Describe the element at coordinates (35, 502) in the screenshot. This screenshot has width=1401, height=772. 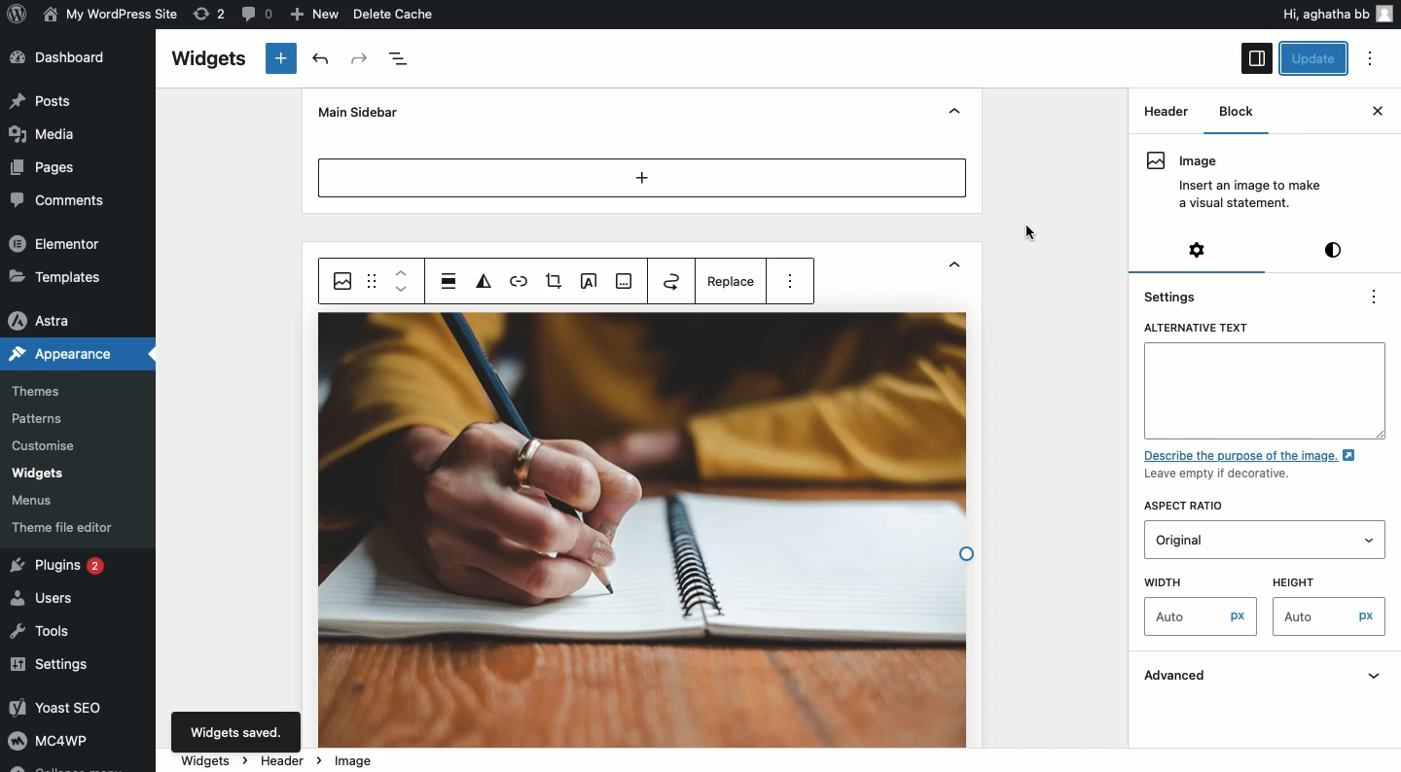
I see `Menus` at that location.